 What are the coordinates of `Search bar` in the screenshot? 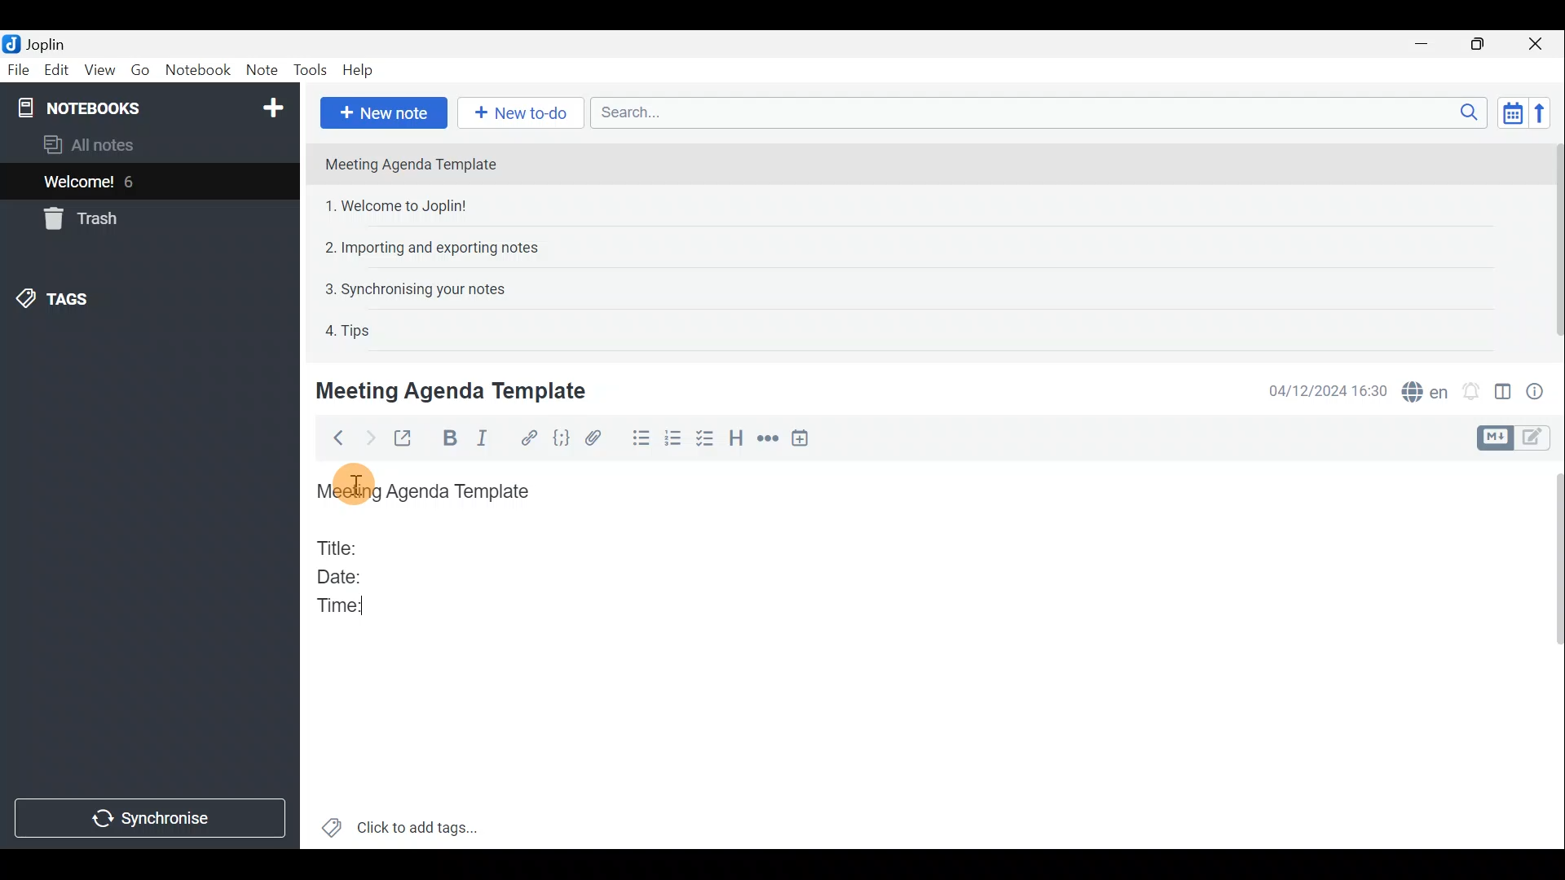 It's located at (1034, 112).